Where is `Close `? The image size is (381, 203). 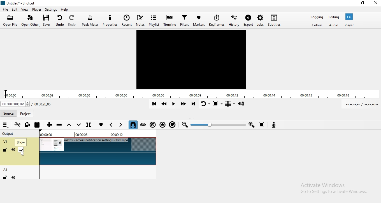 Close  is located at coordinates (375, 4).